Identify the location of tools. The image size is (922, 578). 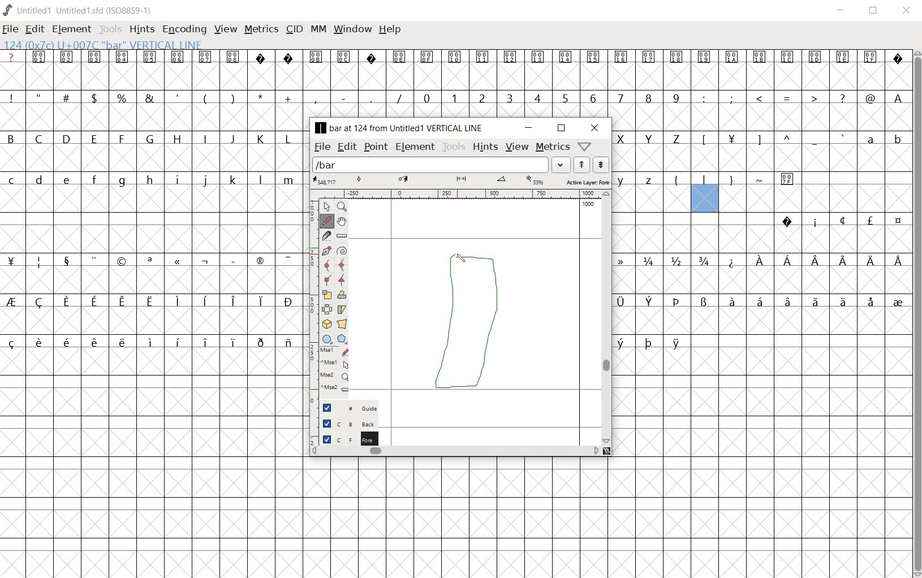
(110, 28).